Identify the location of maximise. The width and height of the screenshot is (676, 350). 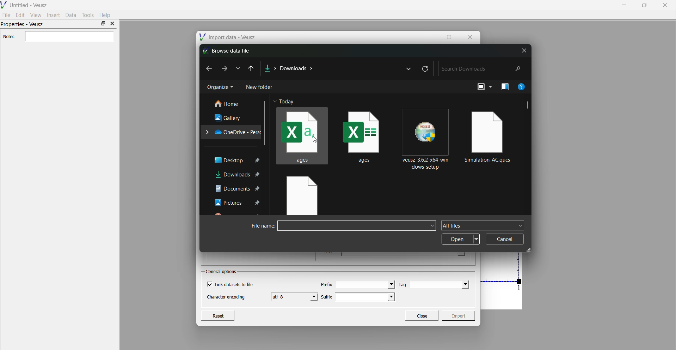
(449, 36).